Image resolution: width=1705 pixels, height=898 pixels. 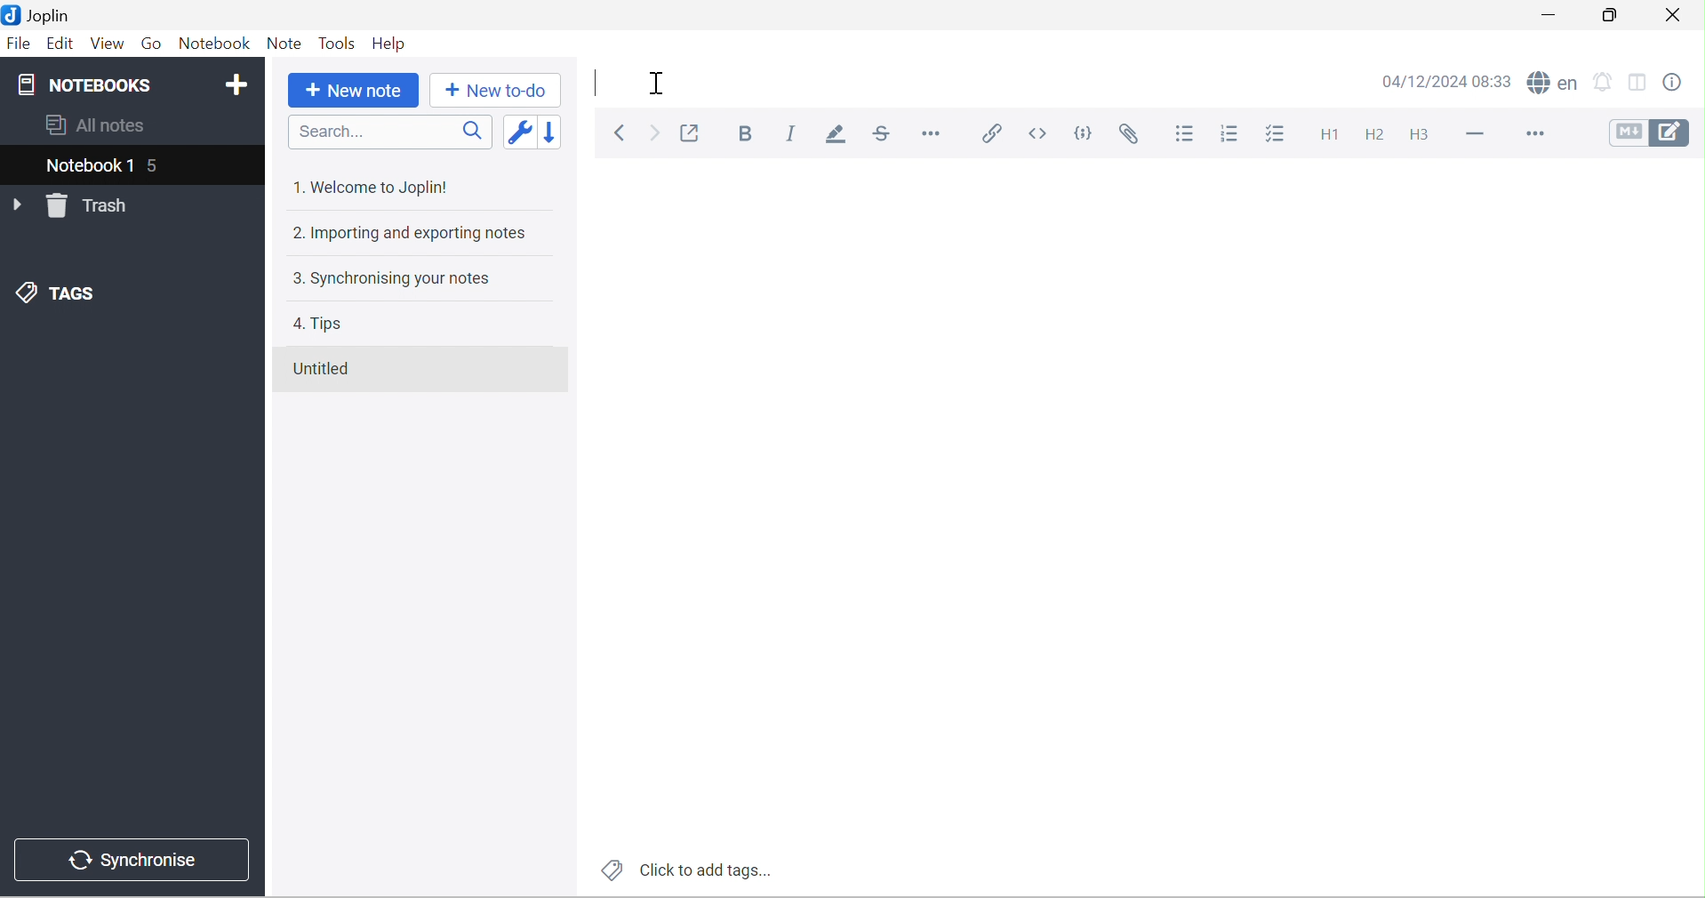 What do you see at coordinates (378, 186) in the screenshot?
I see `1. Welcome to Joplin!` at bounding box center [378, 186].